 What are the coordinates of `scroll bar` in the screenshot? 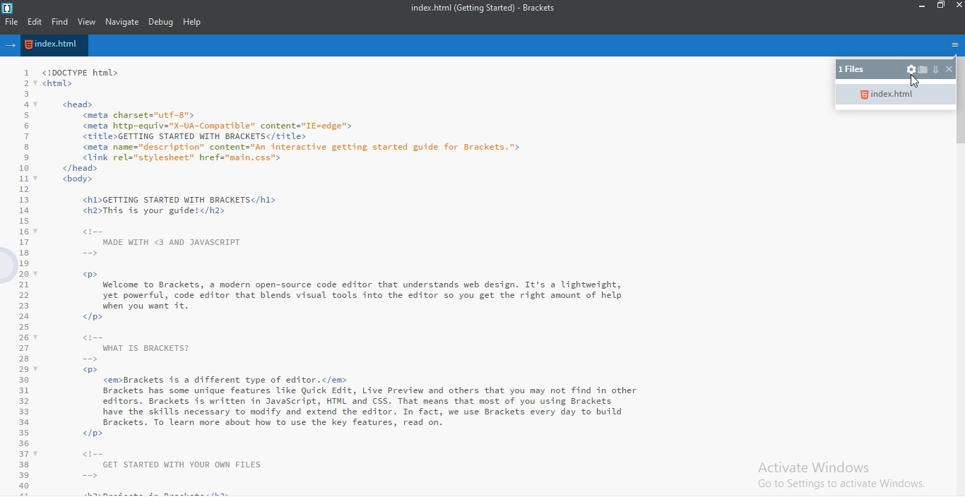 It's located at (959, 104).